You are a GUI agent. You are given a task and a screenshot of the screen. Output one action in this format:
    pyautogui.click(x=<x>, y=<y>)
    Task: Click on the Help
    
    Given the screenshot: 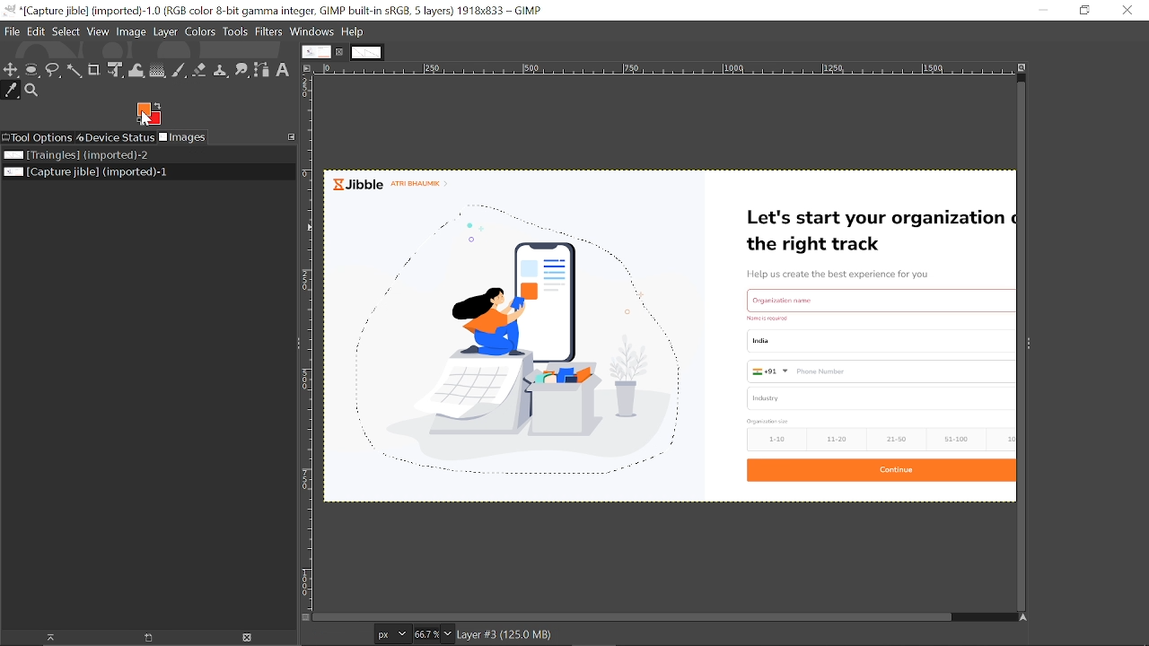 What is the action you would take?
    pyautogui.click(x=353, y=32)
    